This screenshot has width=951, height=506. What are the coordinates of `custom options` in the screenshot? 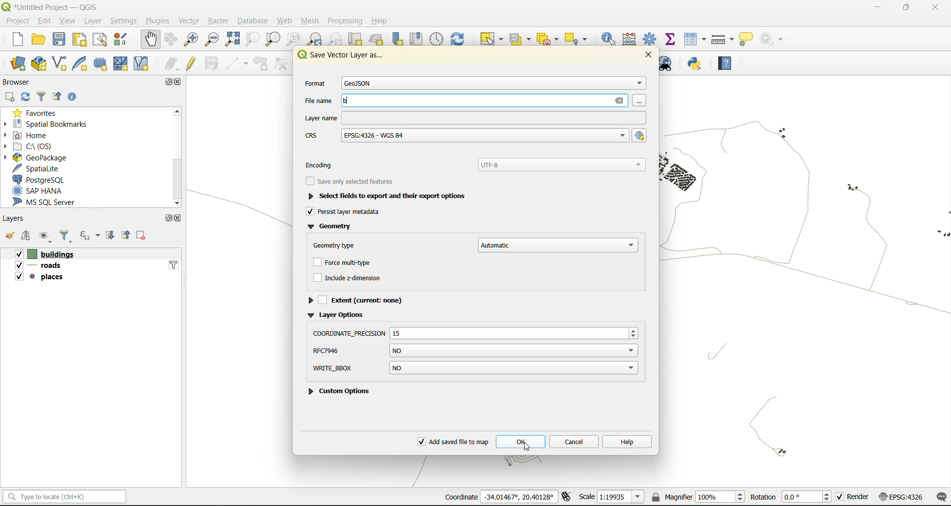 It's located at (471, 370).